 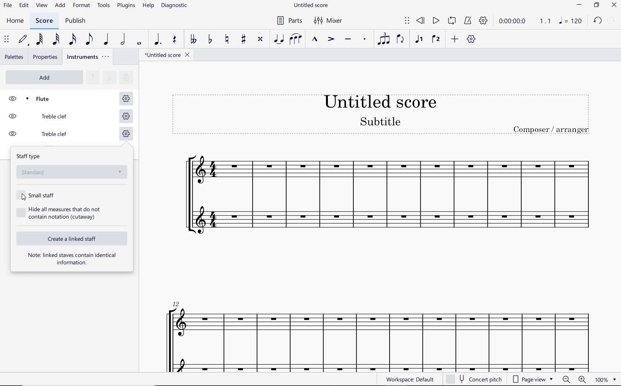 What do you see at coordinates (140, 44) in the screenshot?
I see `WHOLE NOTE` at bounding box center [140, 44].